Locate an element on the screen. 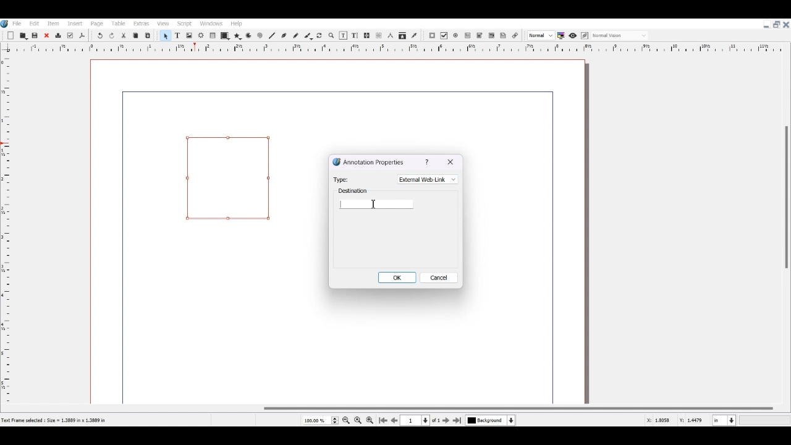 The width and height of the screenshot is (791, 445). OK is located at coordinates (398, 277).